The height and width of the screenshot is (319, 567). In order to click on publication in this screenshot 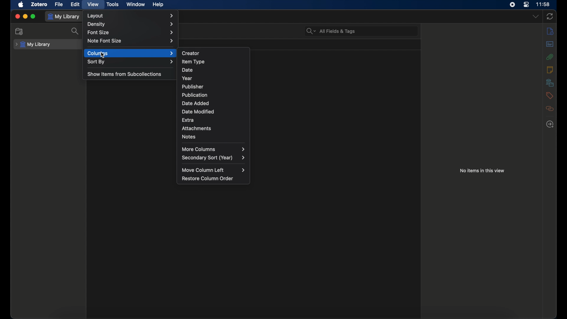, I will do `click(194, 95)`.